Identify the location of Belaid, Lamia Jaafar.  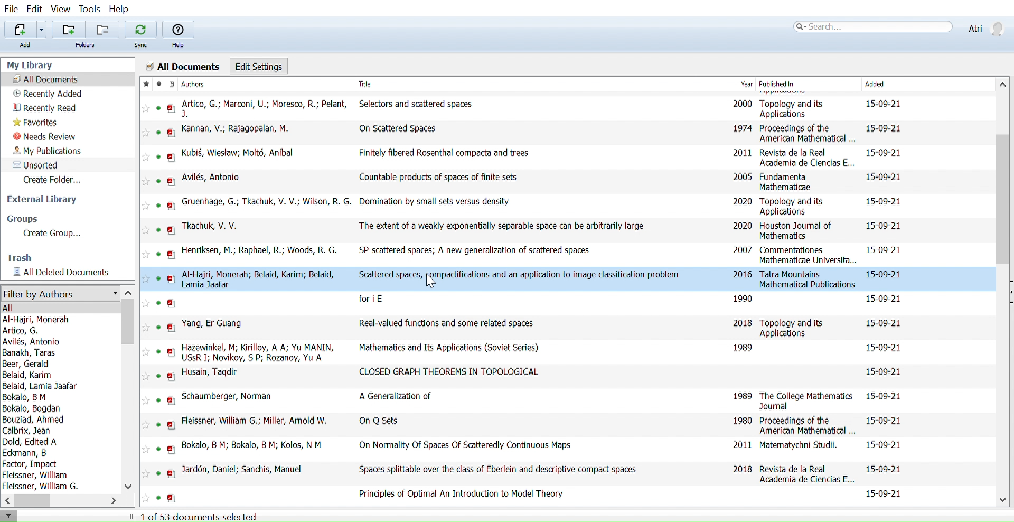
(42, 386).